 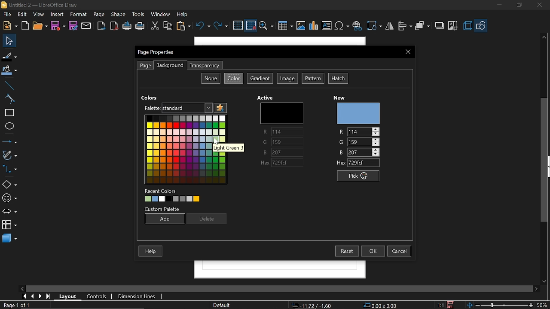 I want to click on Dimension lines, so click(x=135, y=295).